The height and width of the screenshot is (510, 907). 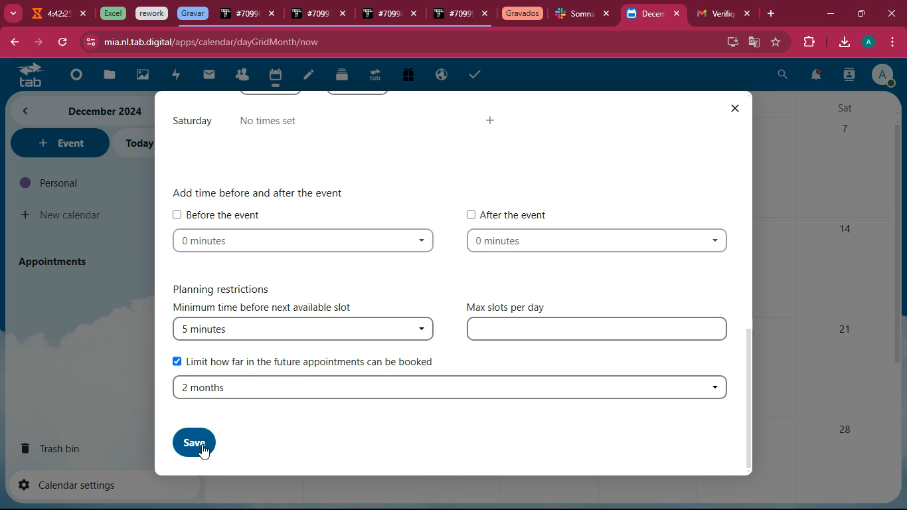 I want to click on event, so click(x=58, y=143).